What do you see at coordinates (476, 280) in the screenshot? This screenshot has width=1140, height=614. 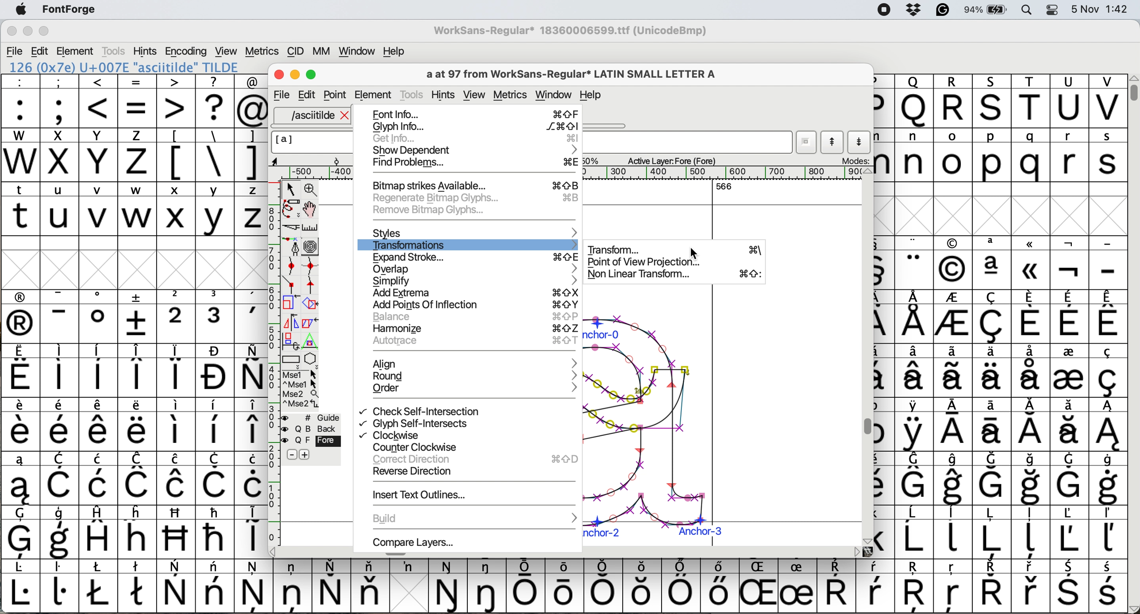 I see `simplify` at bounding box center [476, 280].